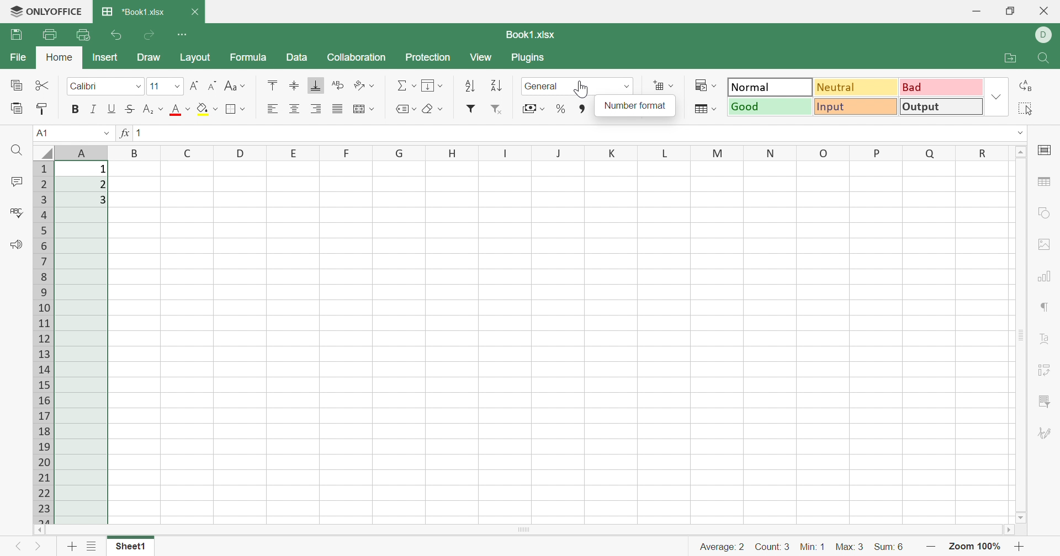  What do you see at coordinates (38, 548) in the screenshot?
I see `Next` at bounding box center [38, 548].